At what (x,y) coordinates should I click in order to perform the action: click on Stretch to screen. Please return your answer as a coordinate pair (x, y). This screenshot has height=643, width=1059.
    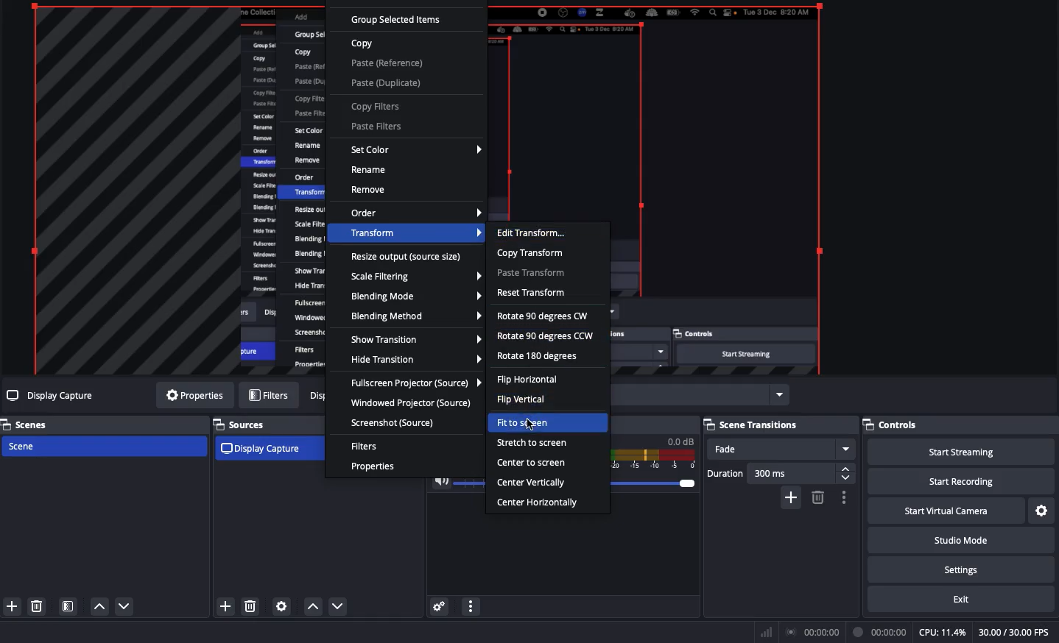
    Looking at the image, I should click on (531, 442).